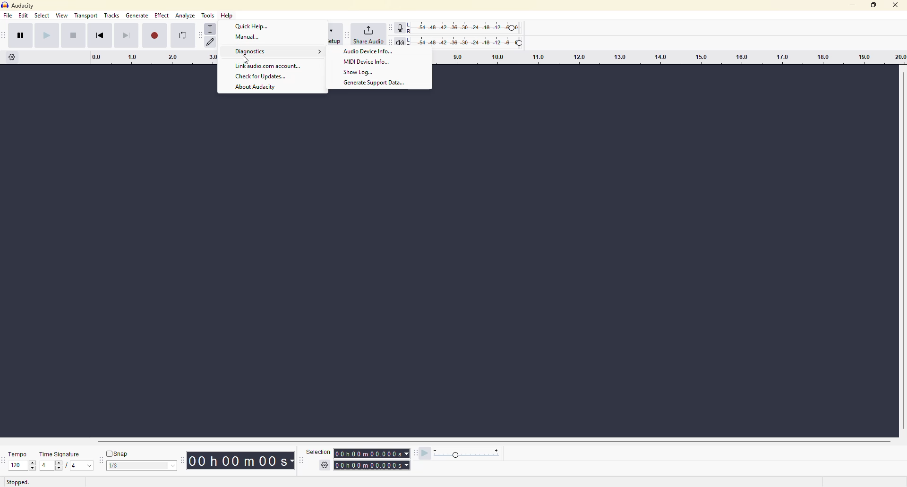  Describe the element at coordinates (86, 16) in the screenshot. I see `transport` at that location.